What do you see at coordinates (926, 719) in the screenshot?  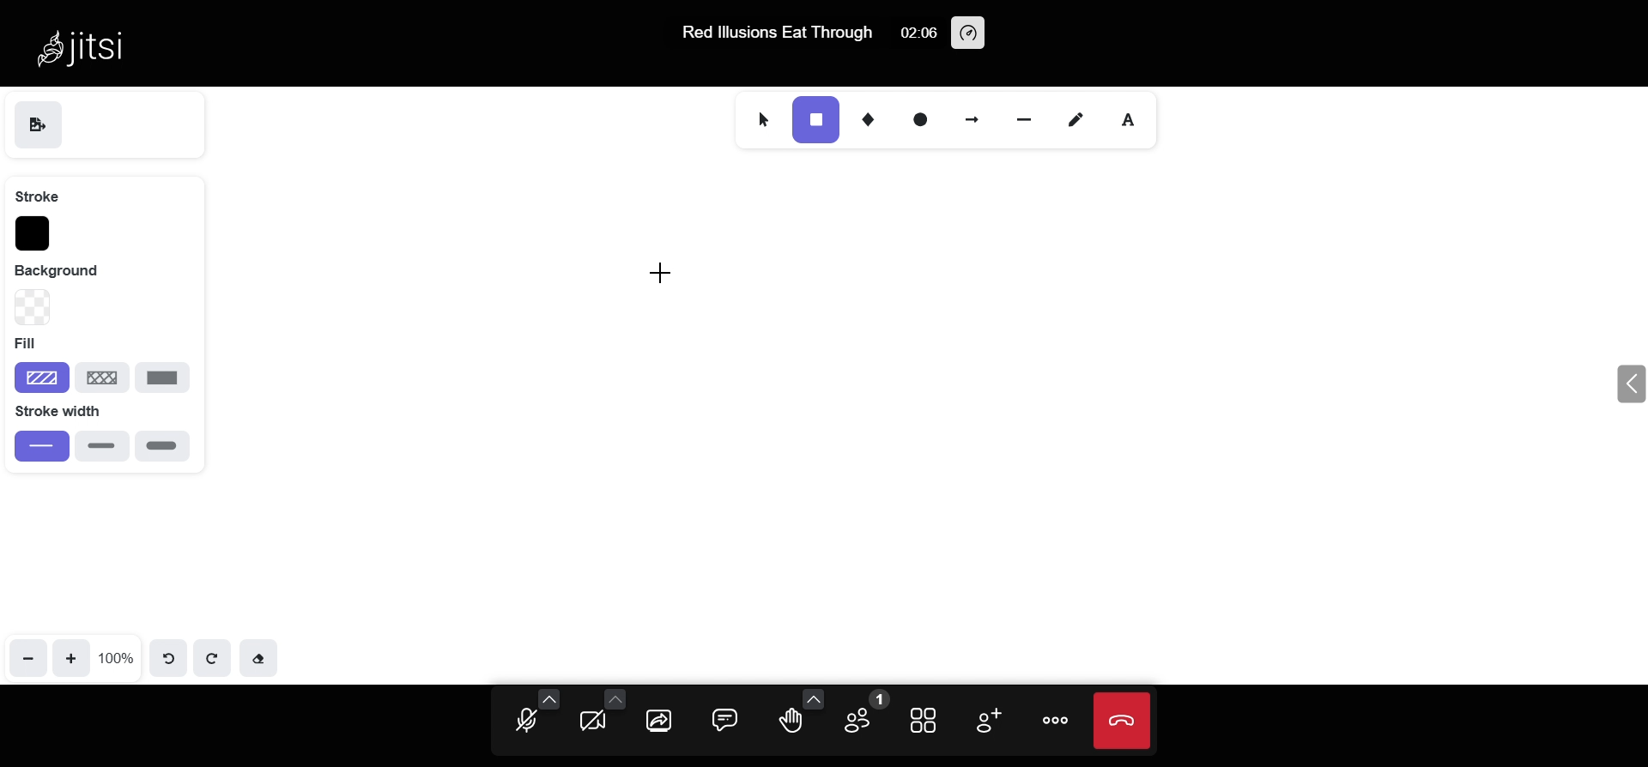 I see `tile view` at bounding box center [926, 719].